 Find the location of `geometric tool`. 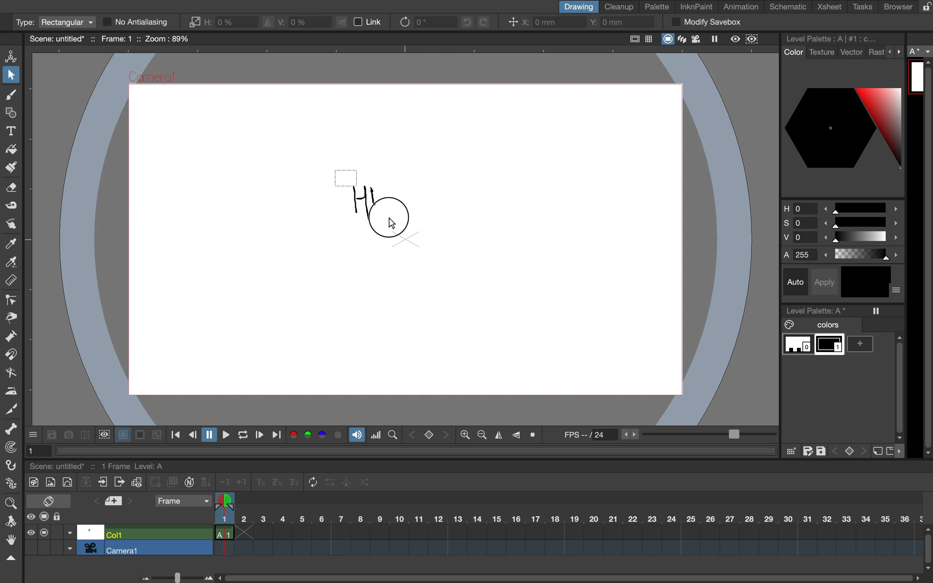

geometric tool is located at coordinates (11, 114).